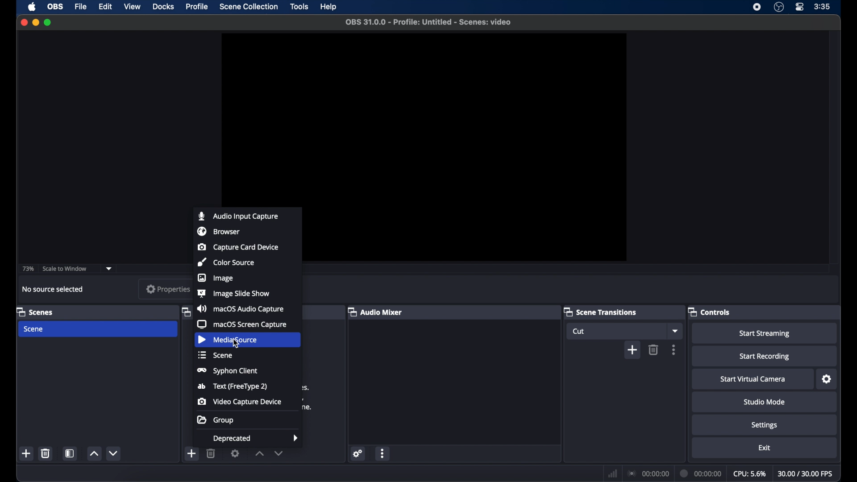  I want to click on cursor, so click(237, 343).